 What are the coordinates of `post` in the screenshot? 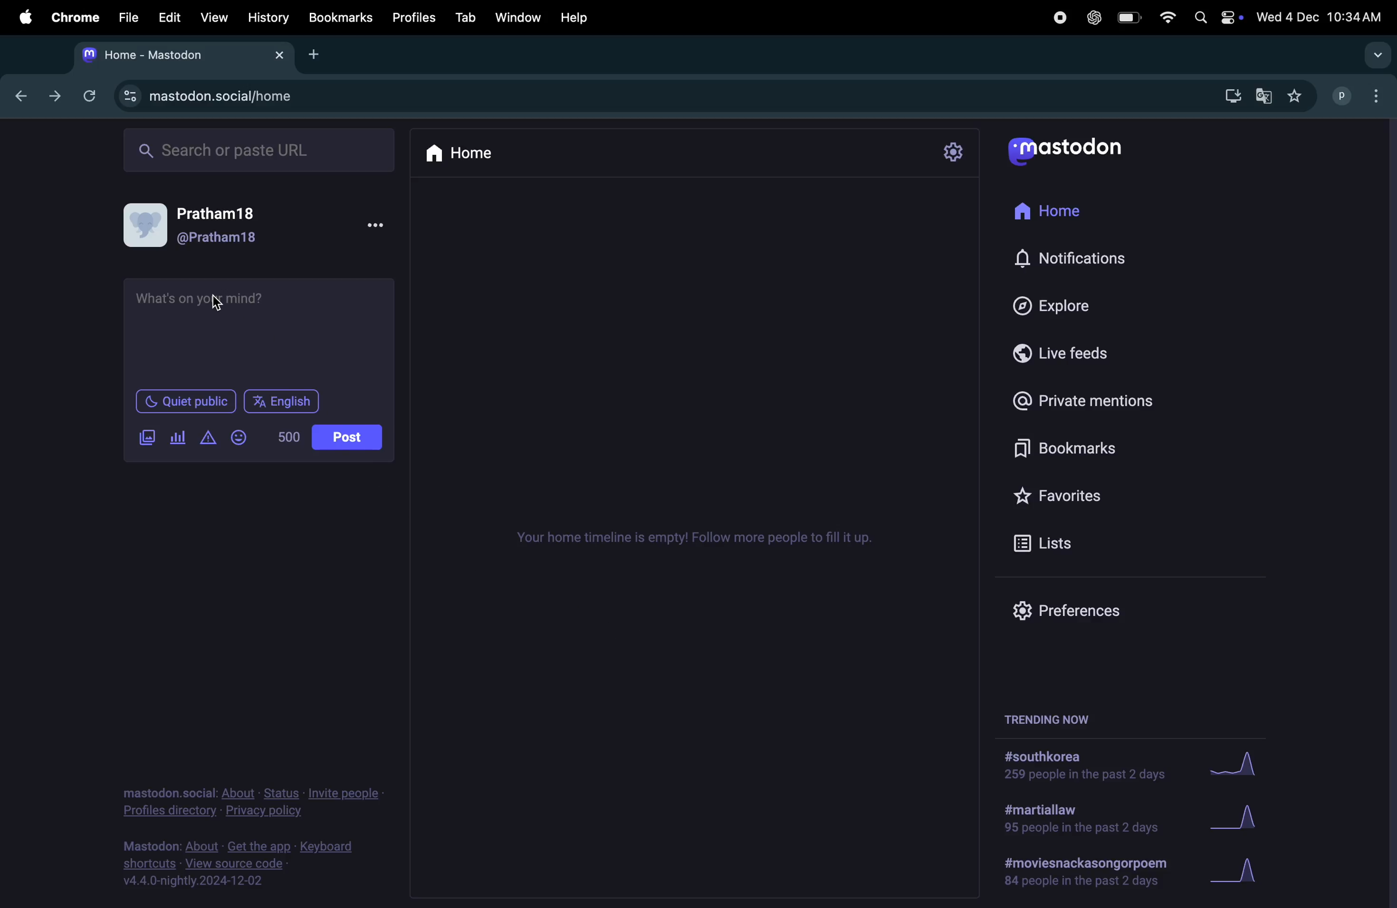 It's located at (349, 438).